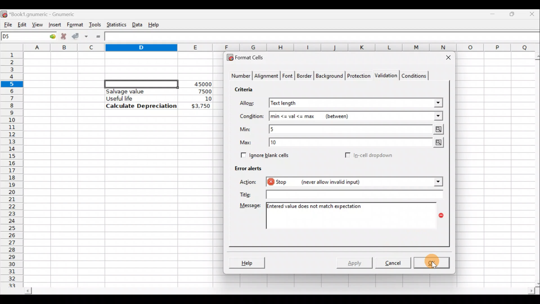  What do you see at coordinates (137, 23) in the screenshot?
I see `Data` at bounding box center [137, 23].